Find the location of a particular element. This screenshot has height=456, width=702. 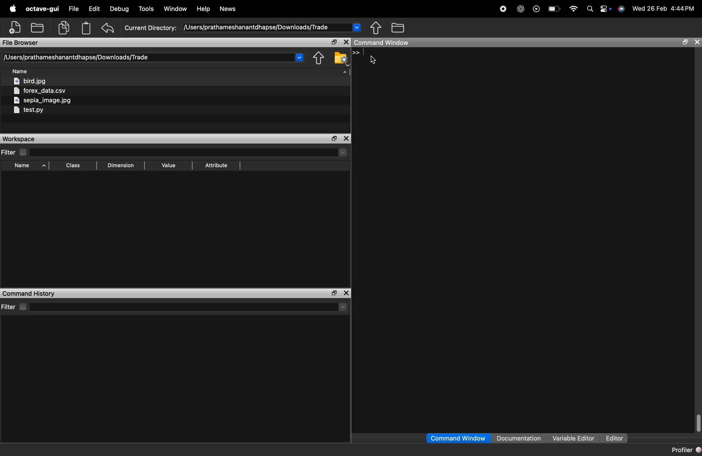

copy is located at coordinates (64, 28).